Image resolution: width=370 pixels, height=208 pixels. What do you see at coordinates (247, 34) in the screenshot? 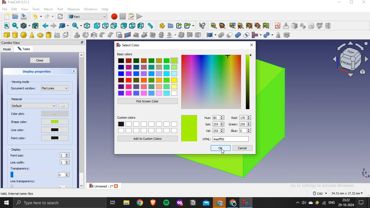
I see `intersection` at bounding box center [247, 34].